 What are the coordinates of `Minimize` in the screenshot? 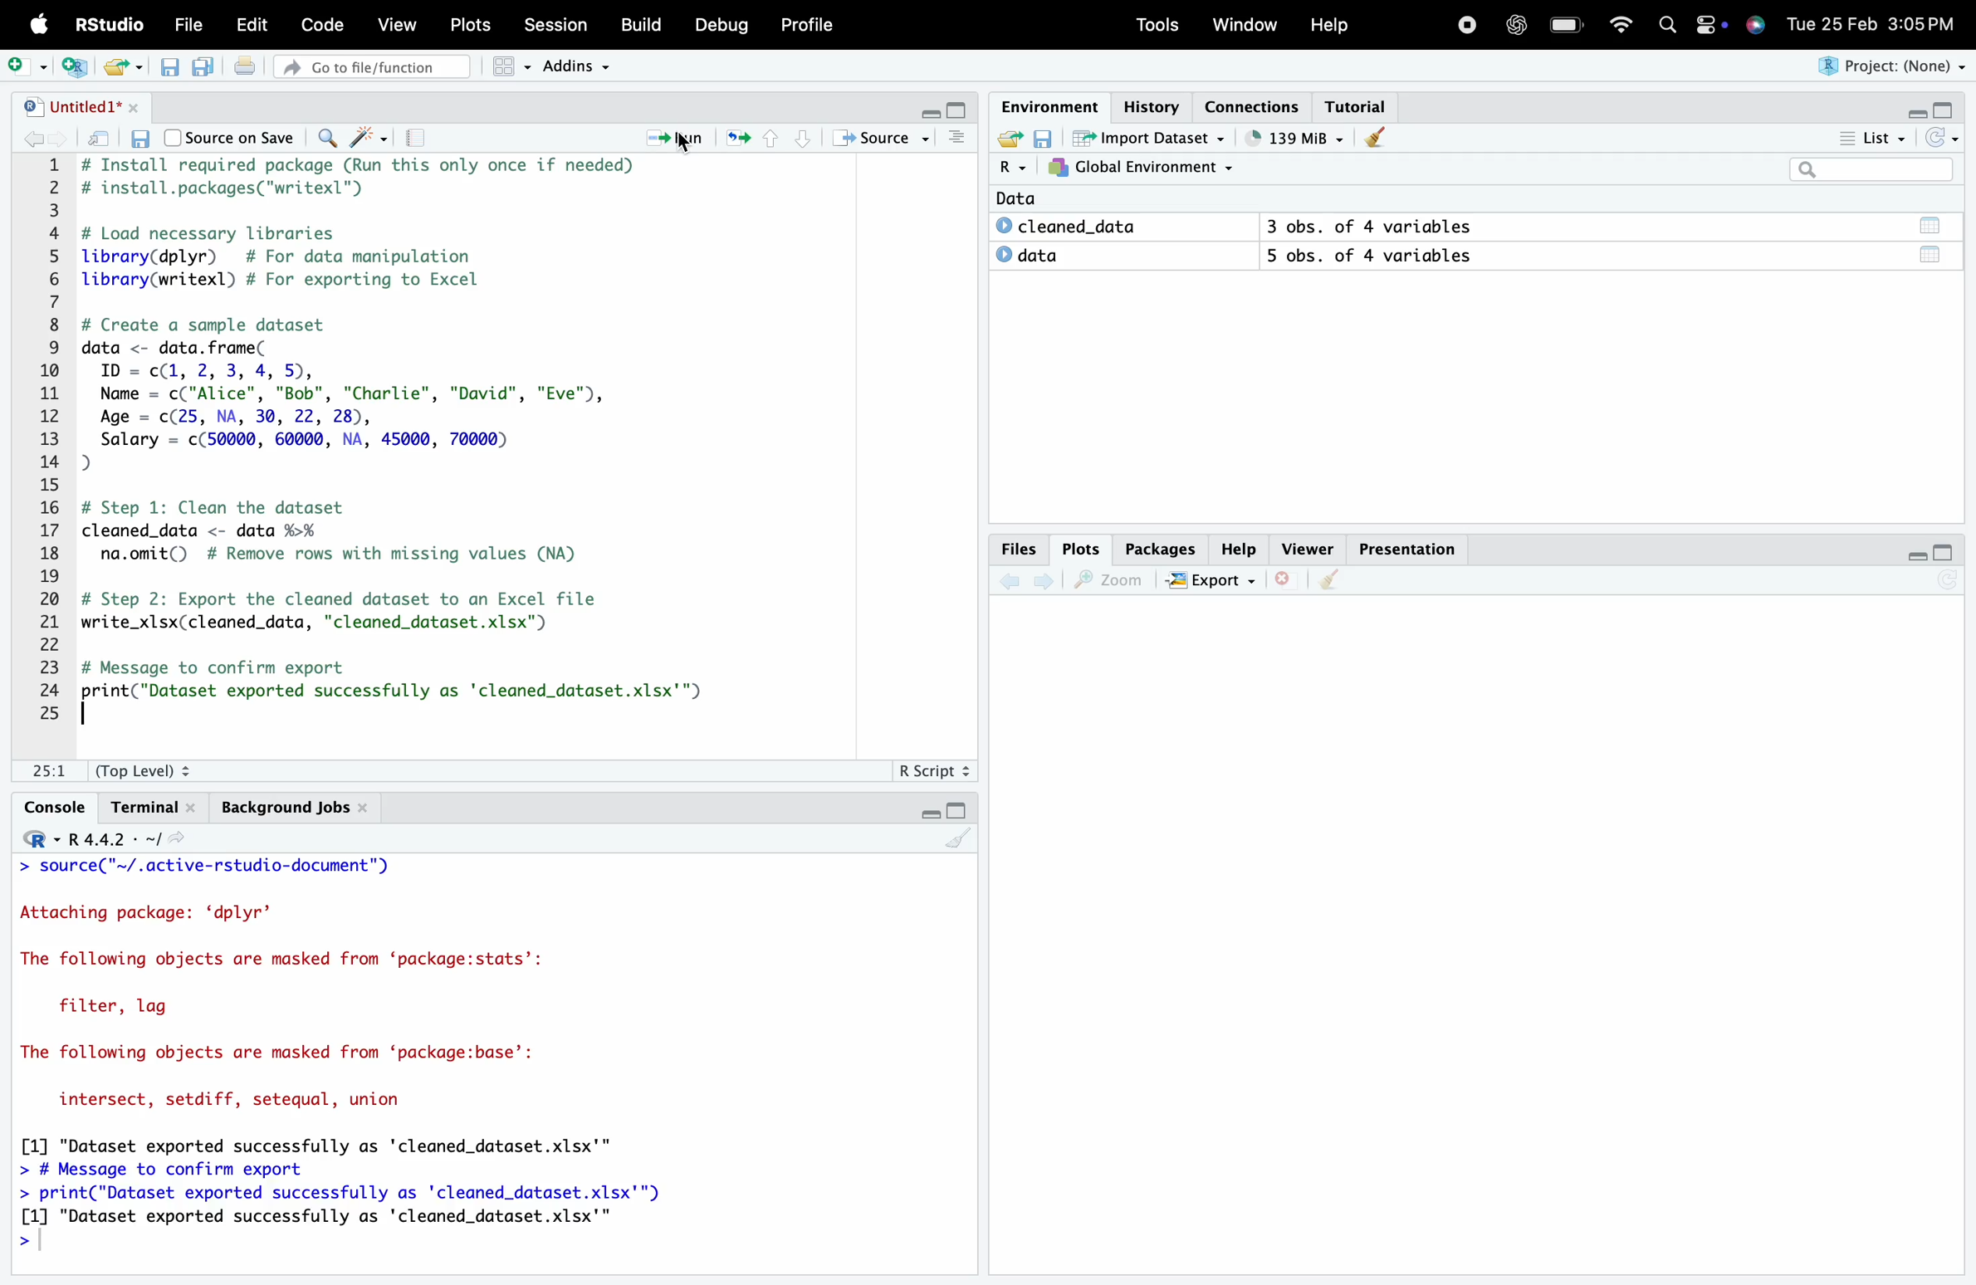 It's located at (1915, 111).